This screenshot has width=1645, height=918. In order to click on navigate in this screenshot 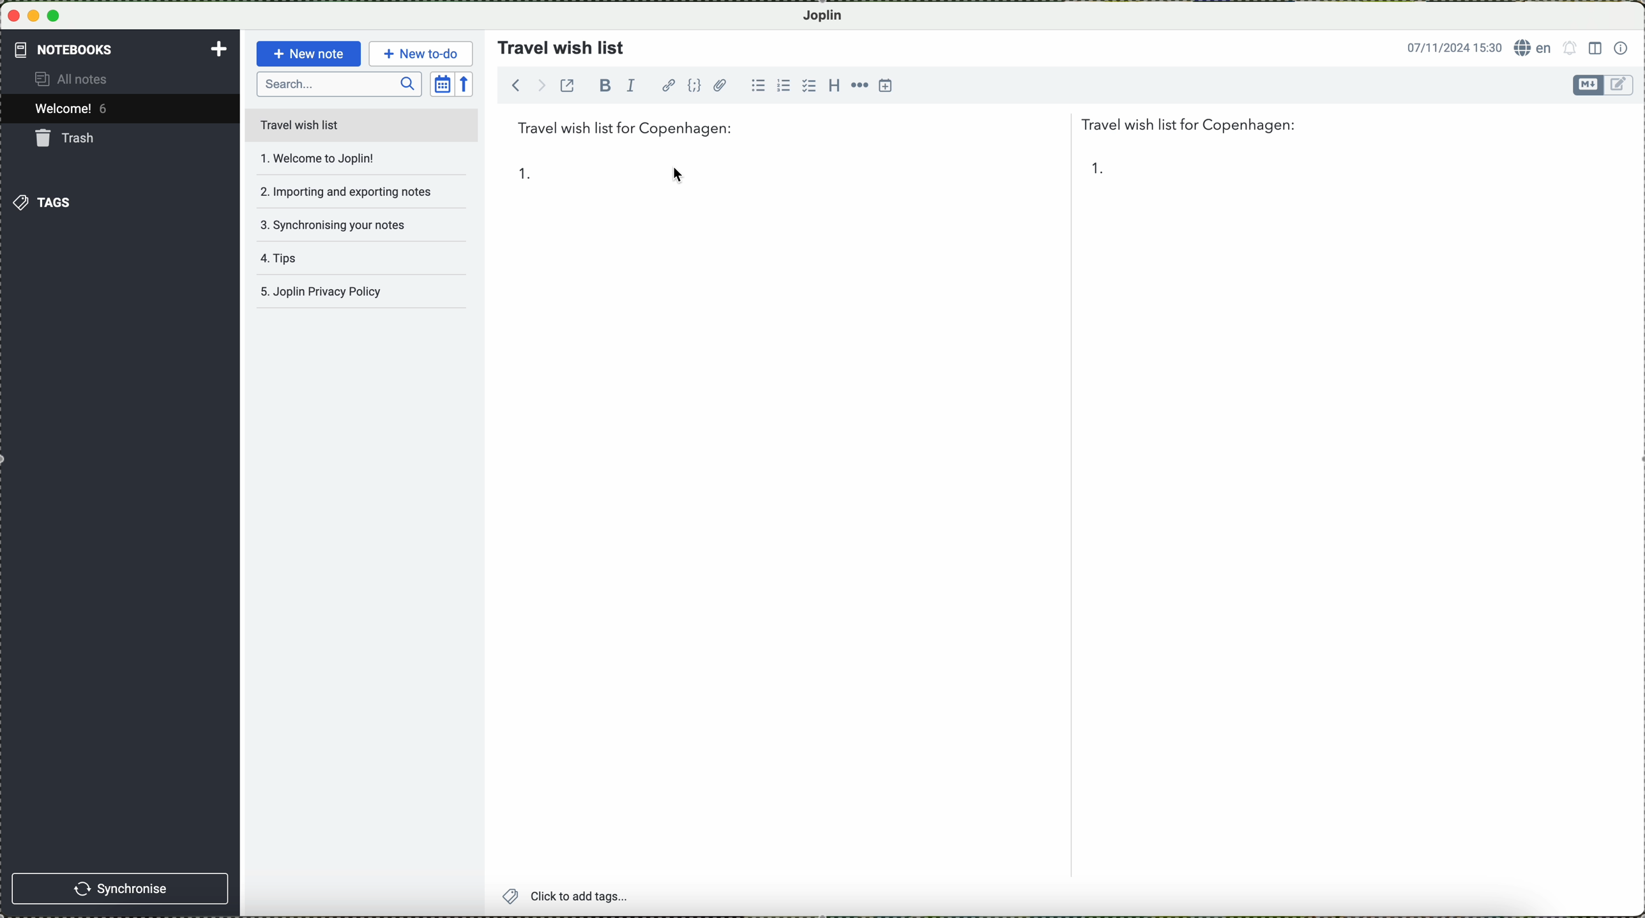, I will do `click(521, 88)`.